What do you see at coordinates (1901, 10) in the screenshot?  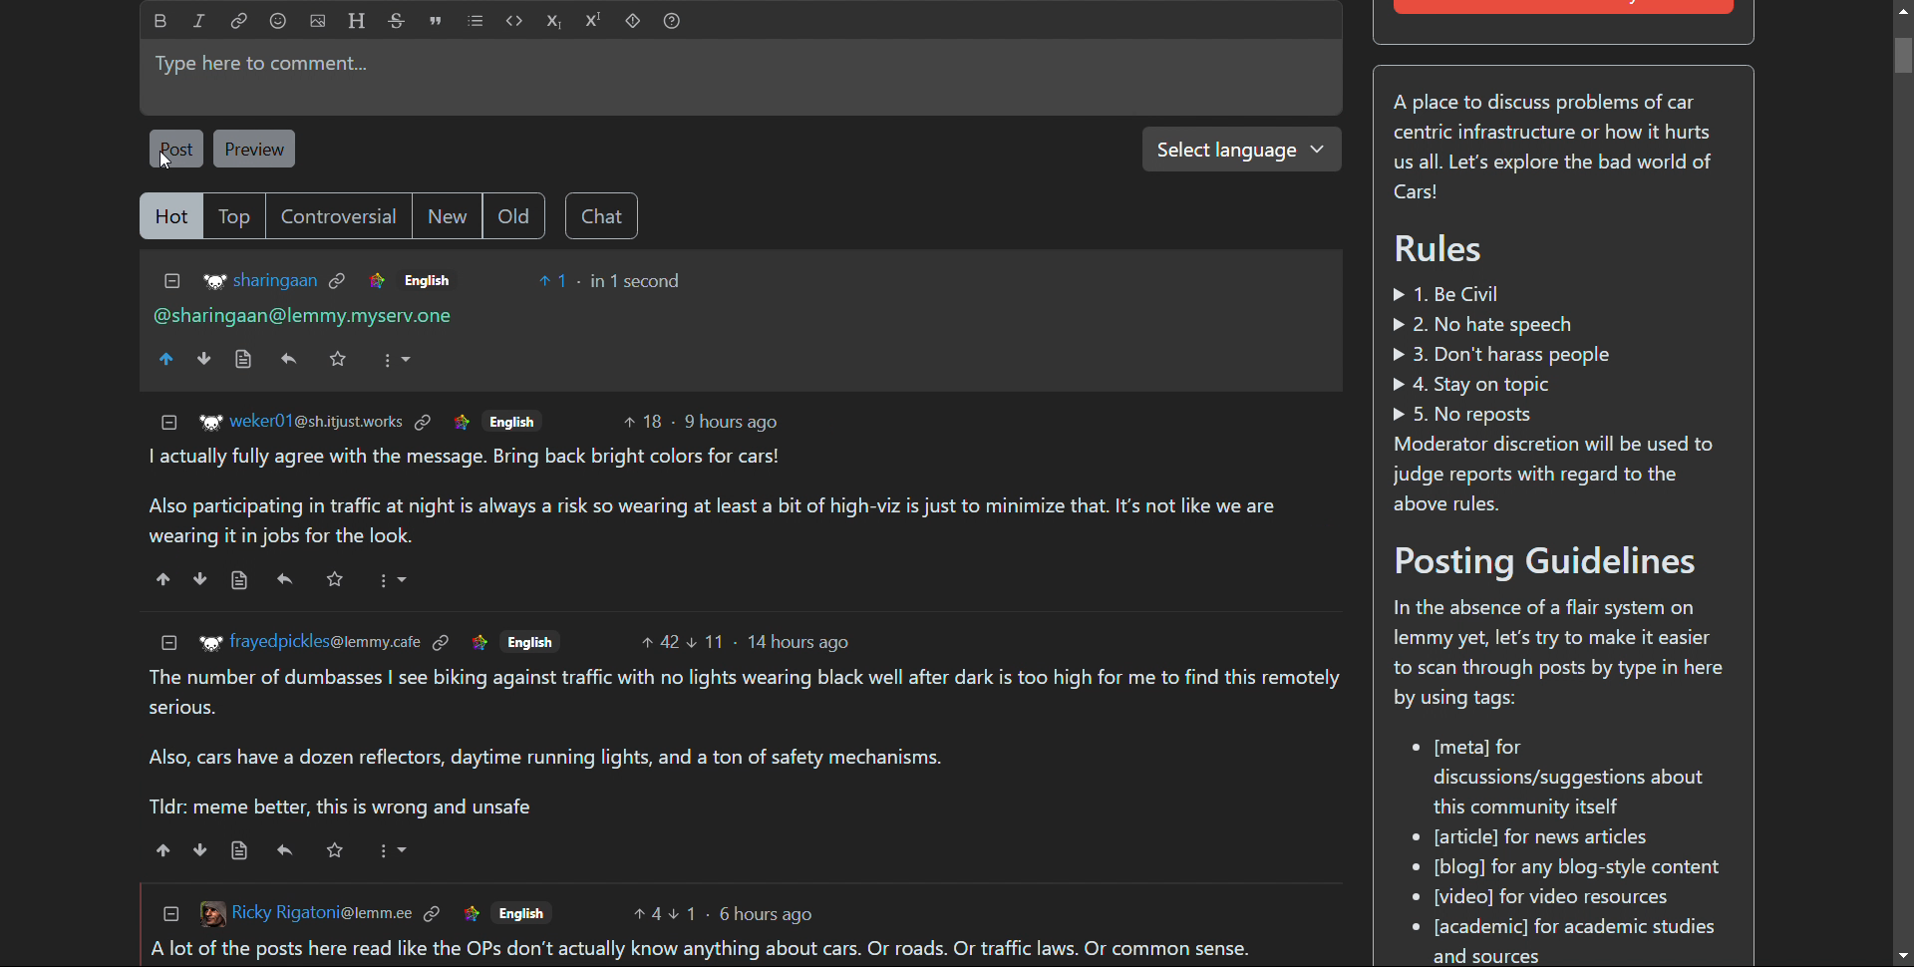 I see `scroll up` at bounding box center [1901, 10].